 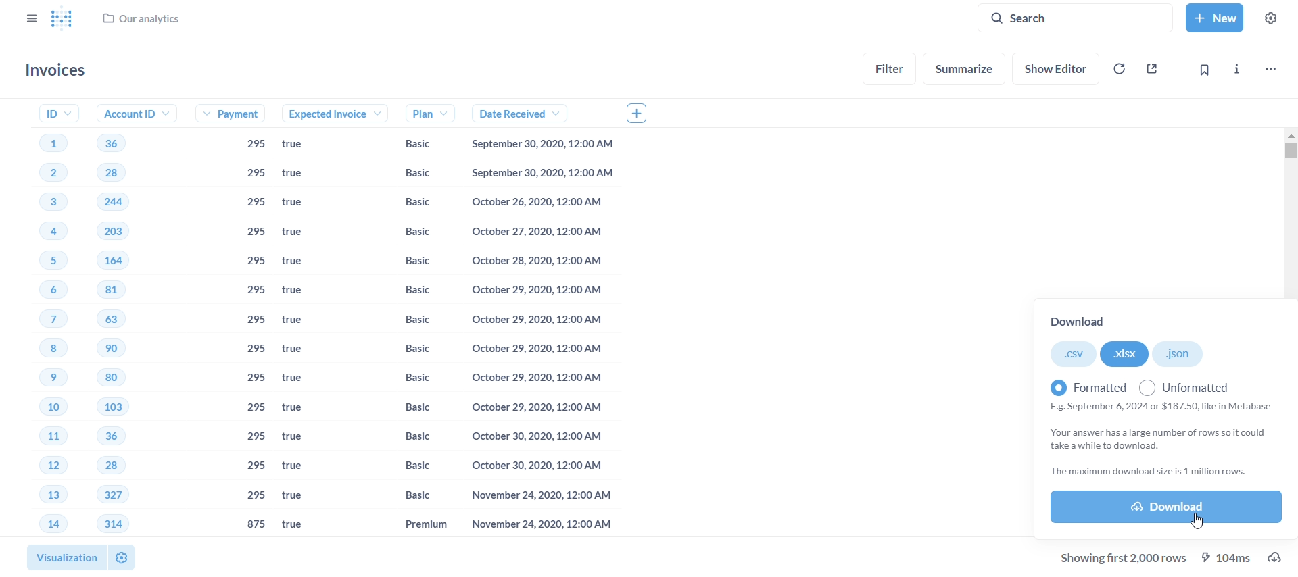 What do you see at coordinates (1281, 557) in the screenshot?
I see `download` at bounding box center [1281, 557].